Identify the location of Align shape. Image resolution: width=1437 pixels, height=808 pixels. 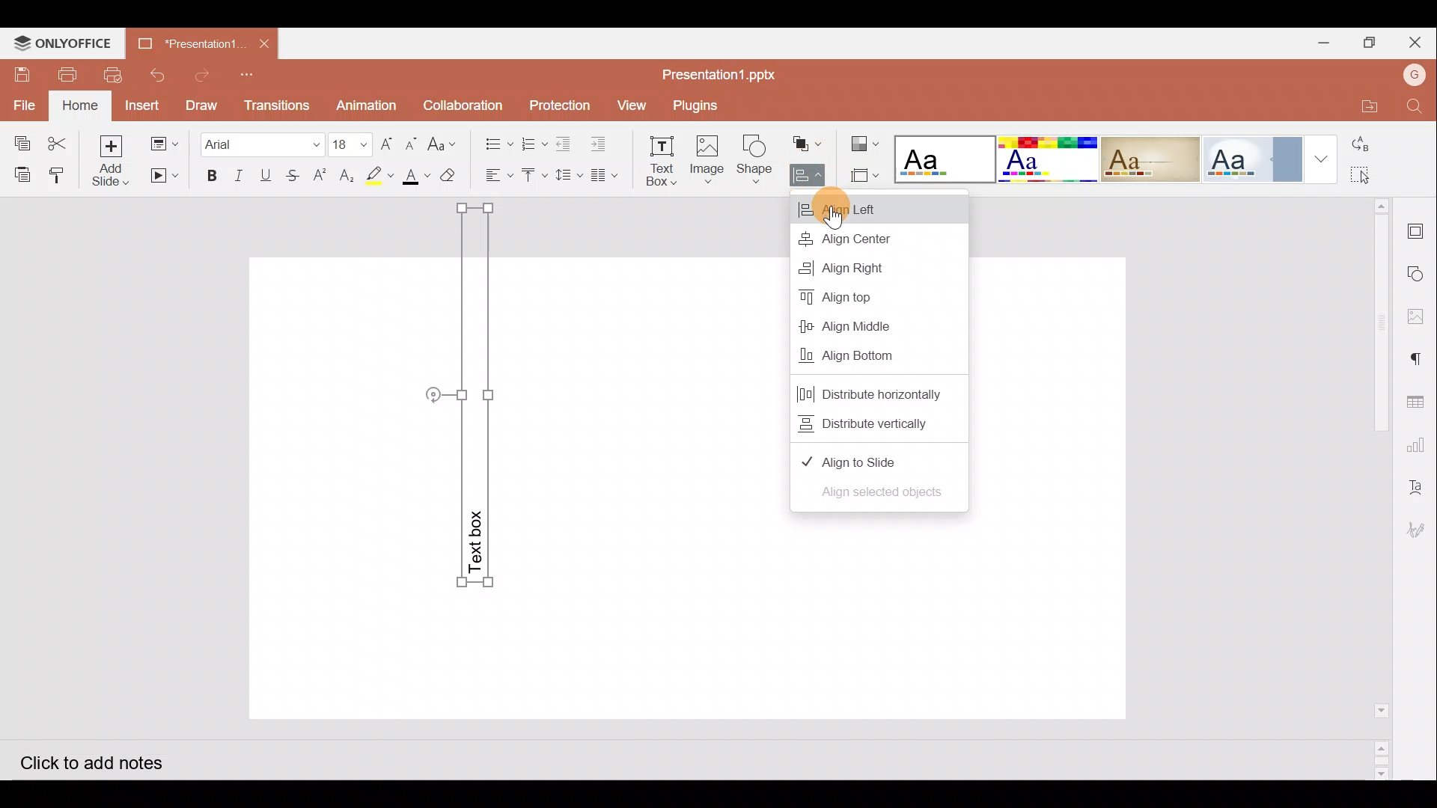
(807, 176).